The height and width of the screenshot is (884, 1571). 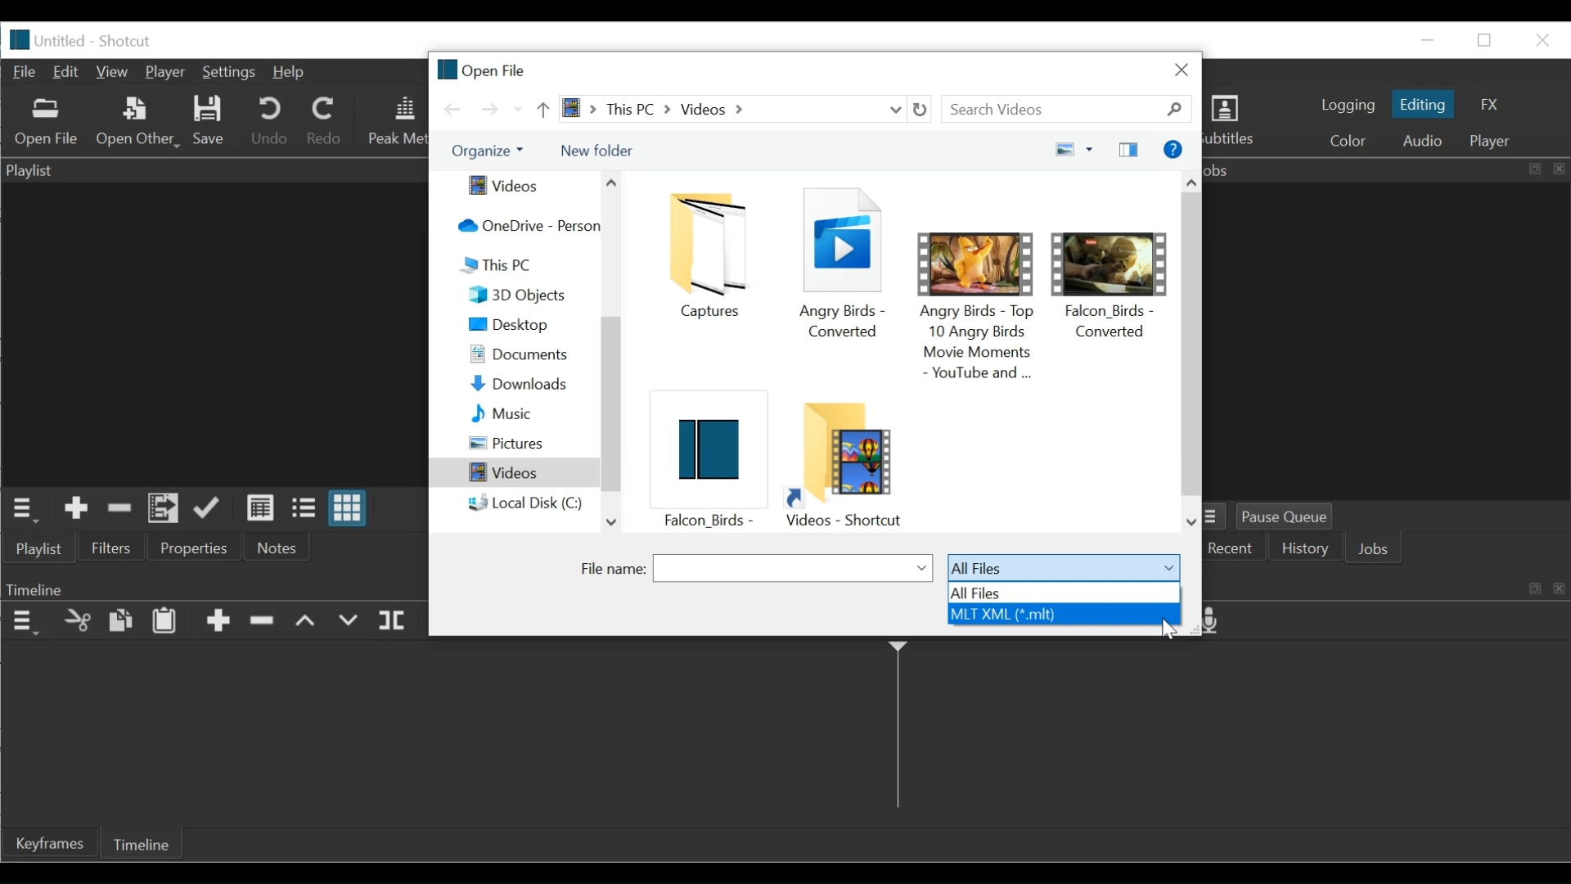 I want to click on Update, so click(x=212, y=509).